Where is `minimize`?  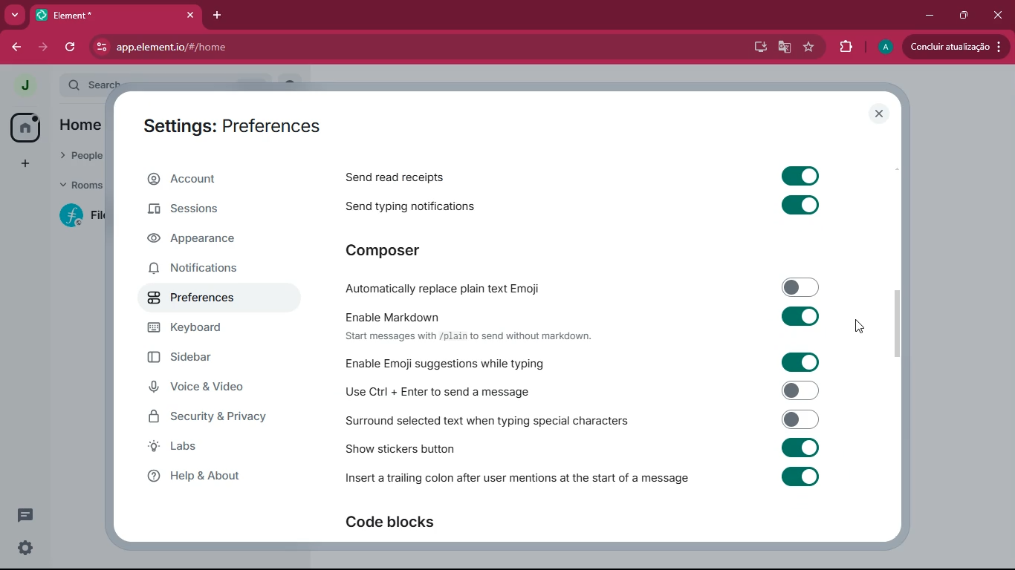 minimize is located at coordinates (927, 16).